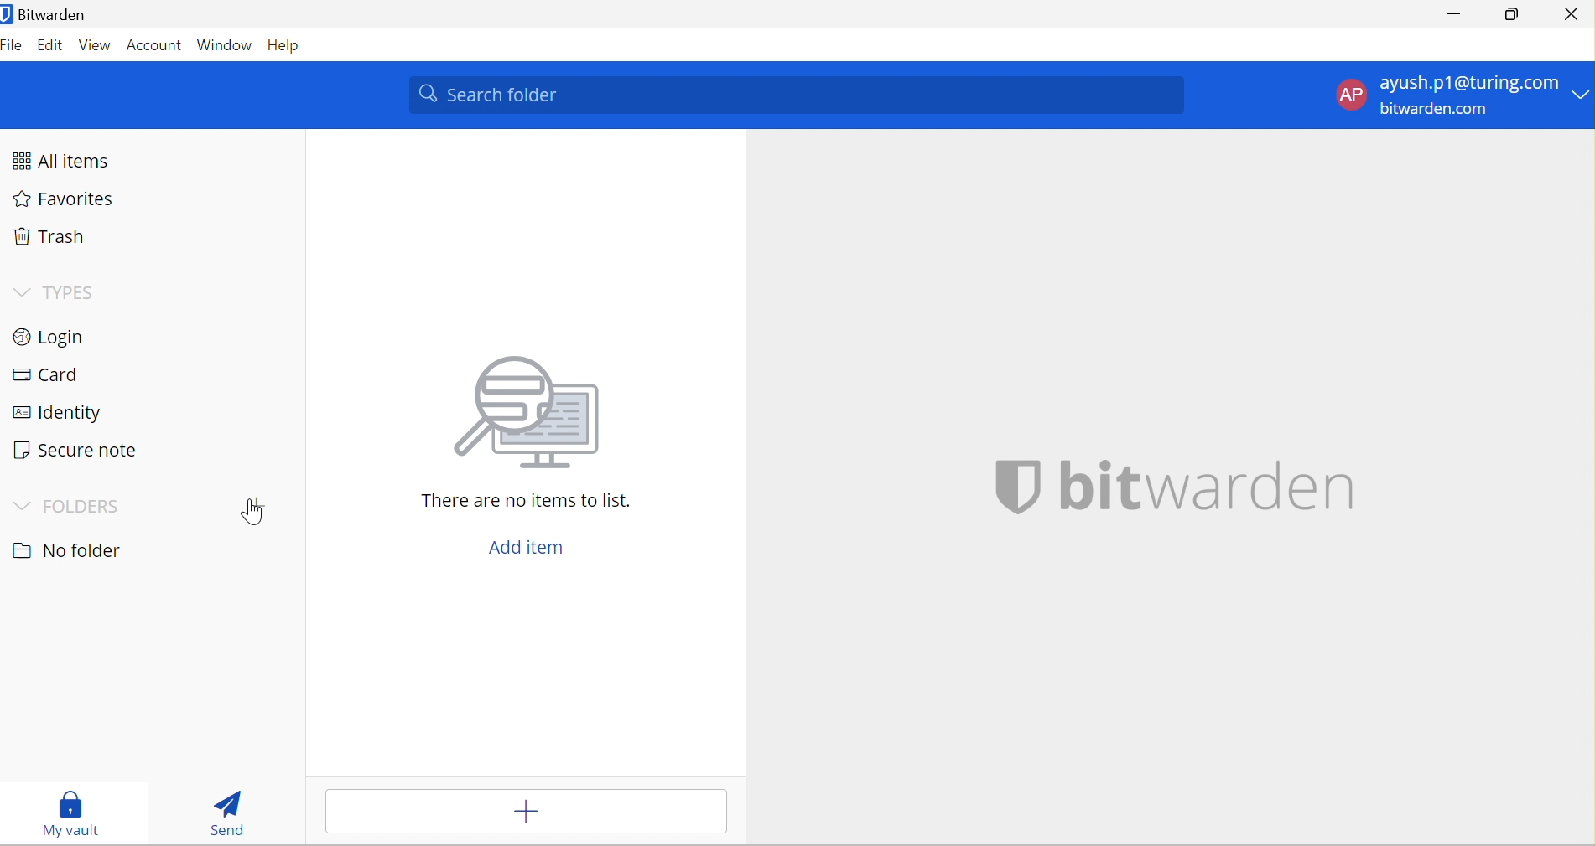  What do you see at coordinates (20, 504) in the screenshot?
I see `Drop Down` at bounding box center [20, 504].